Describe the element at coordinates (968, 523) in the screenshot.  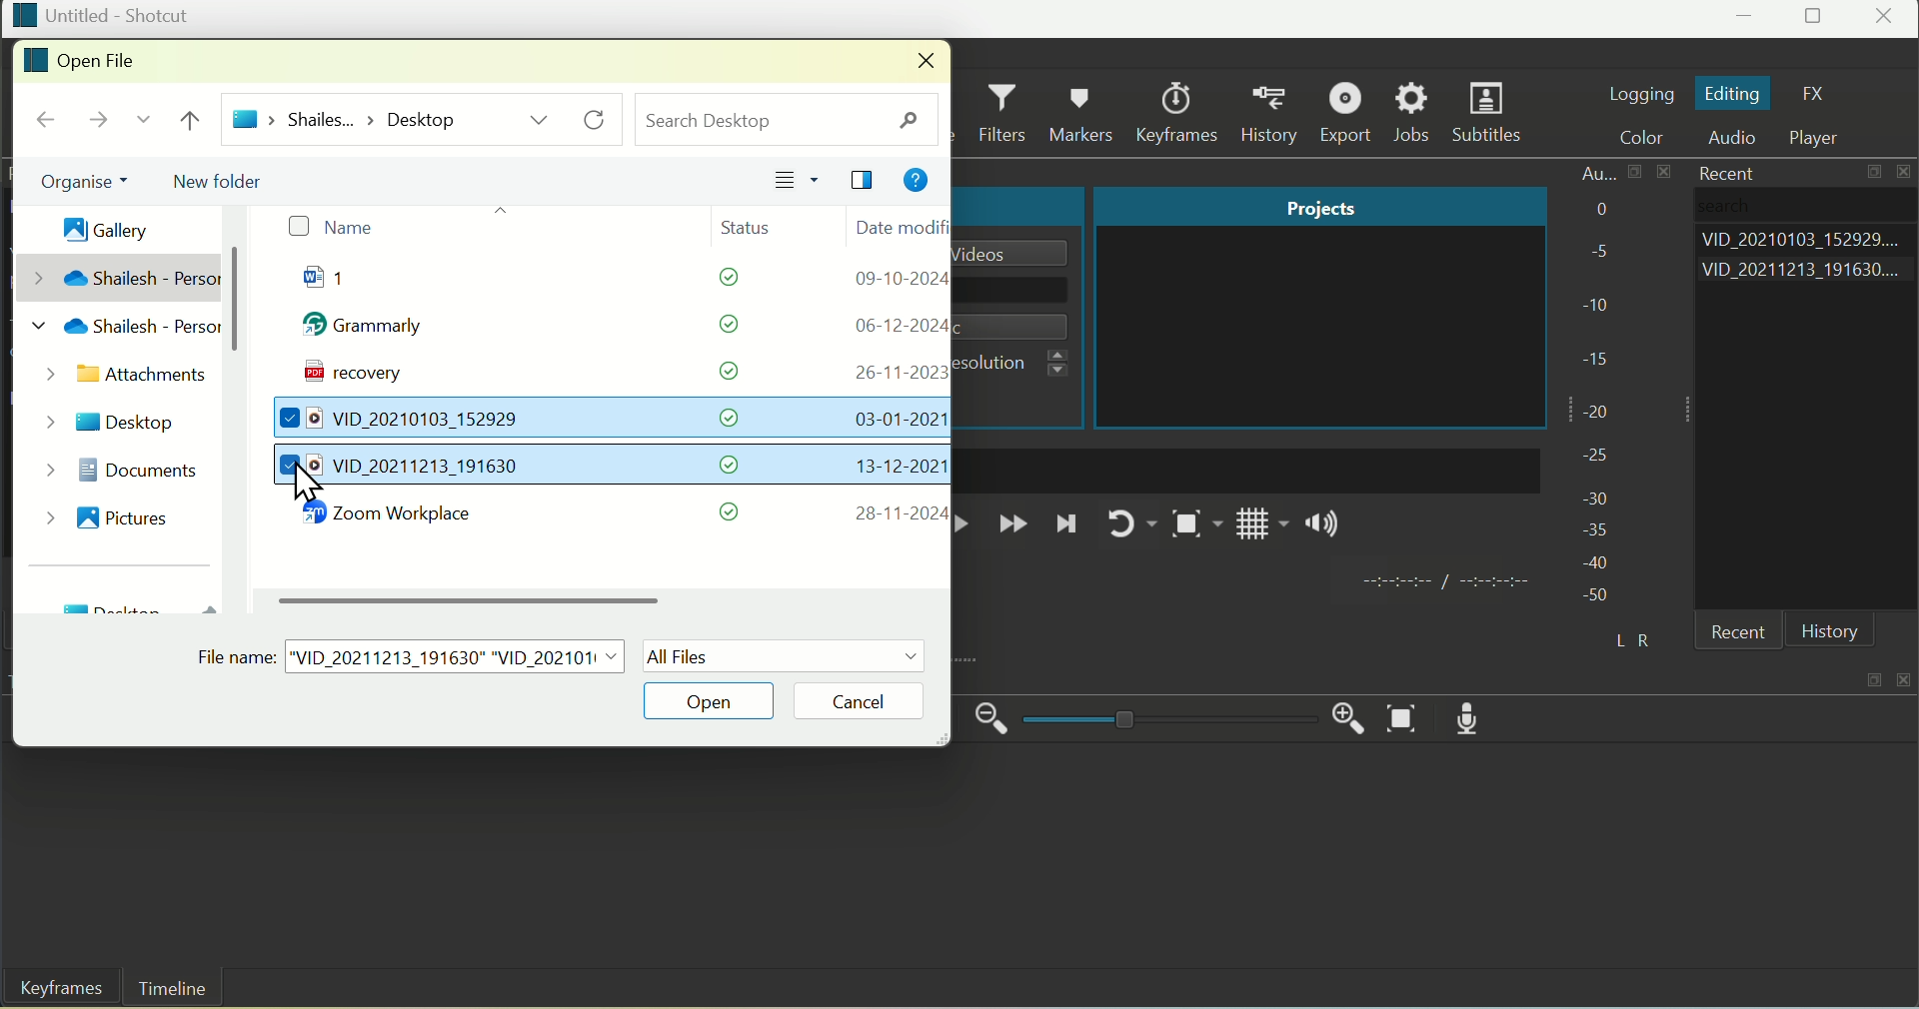
I see `Play` at that location.